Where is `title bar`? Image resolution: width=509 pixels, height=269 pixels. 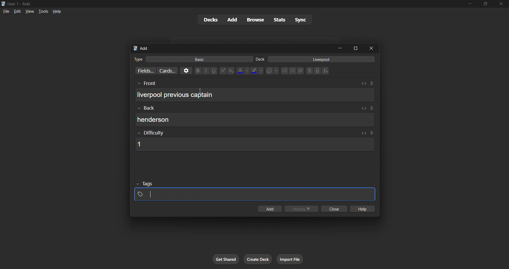
title bar is located at coordinates (229, 3).